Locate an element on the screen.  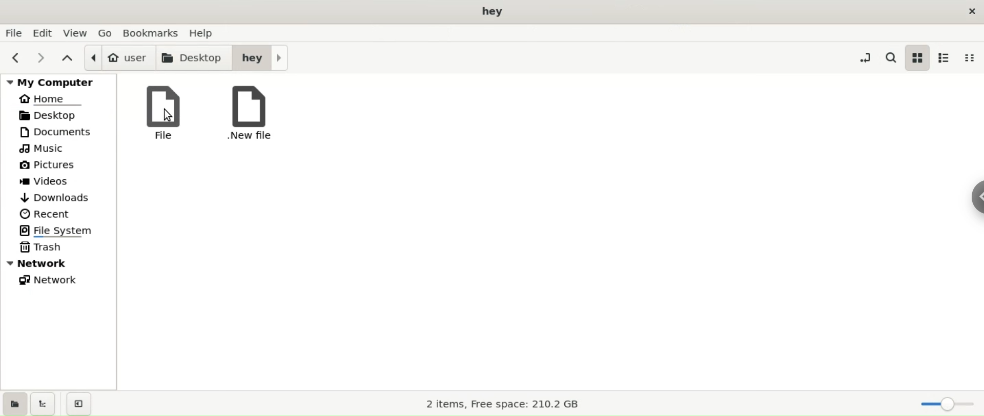
user is located at coordinates (118, 58).